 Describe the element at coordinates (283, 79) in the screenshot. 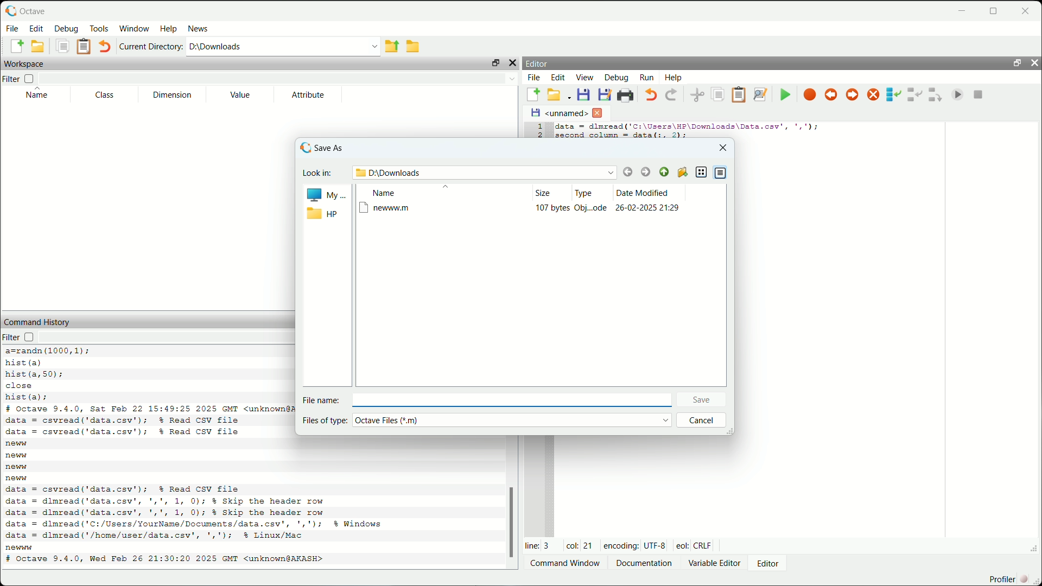

I see `filter input field` at that location.